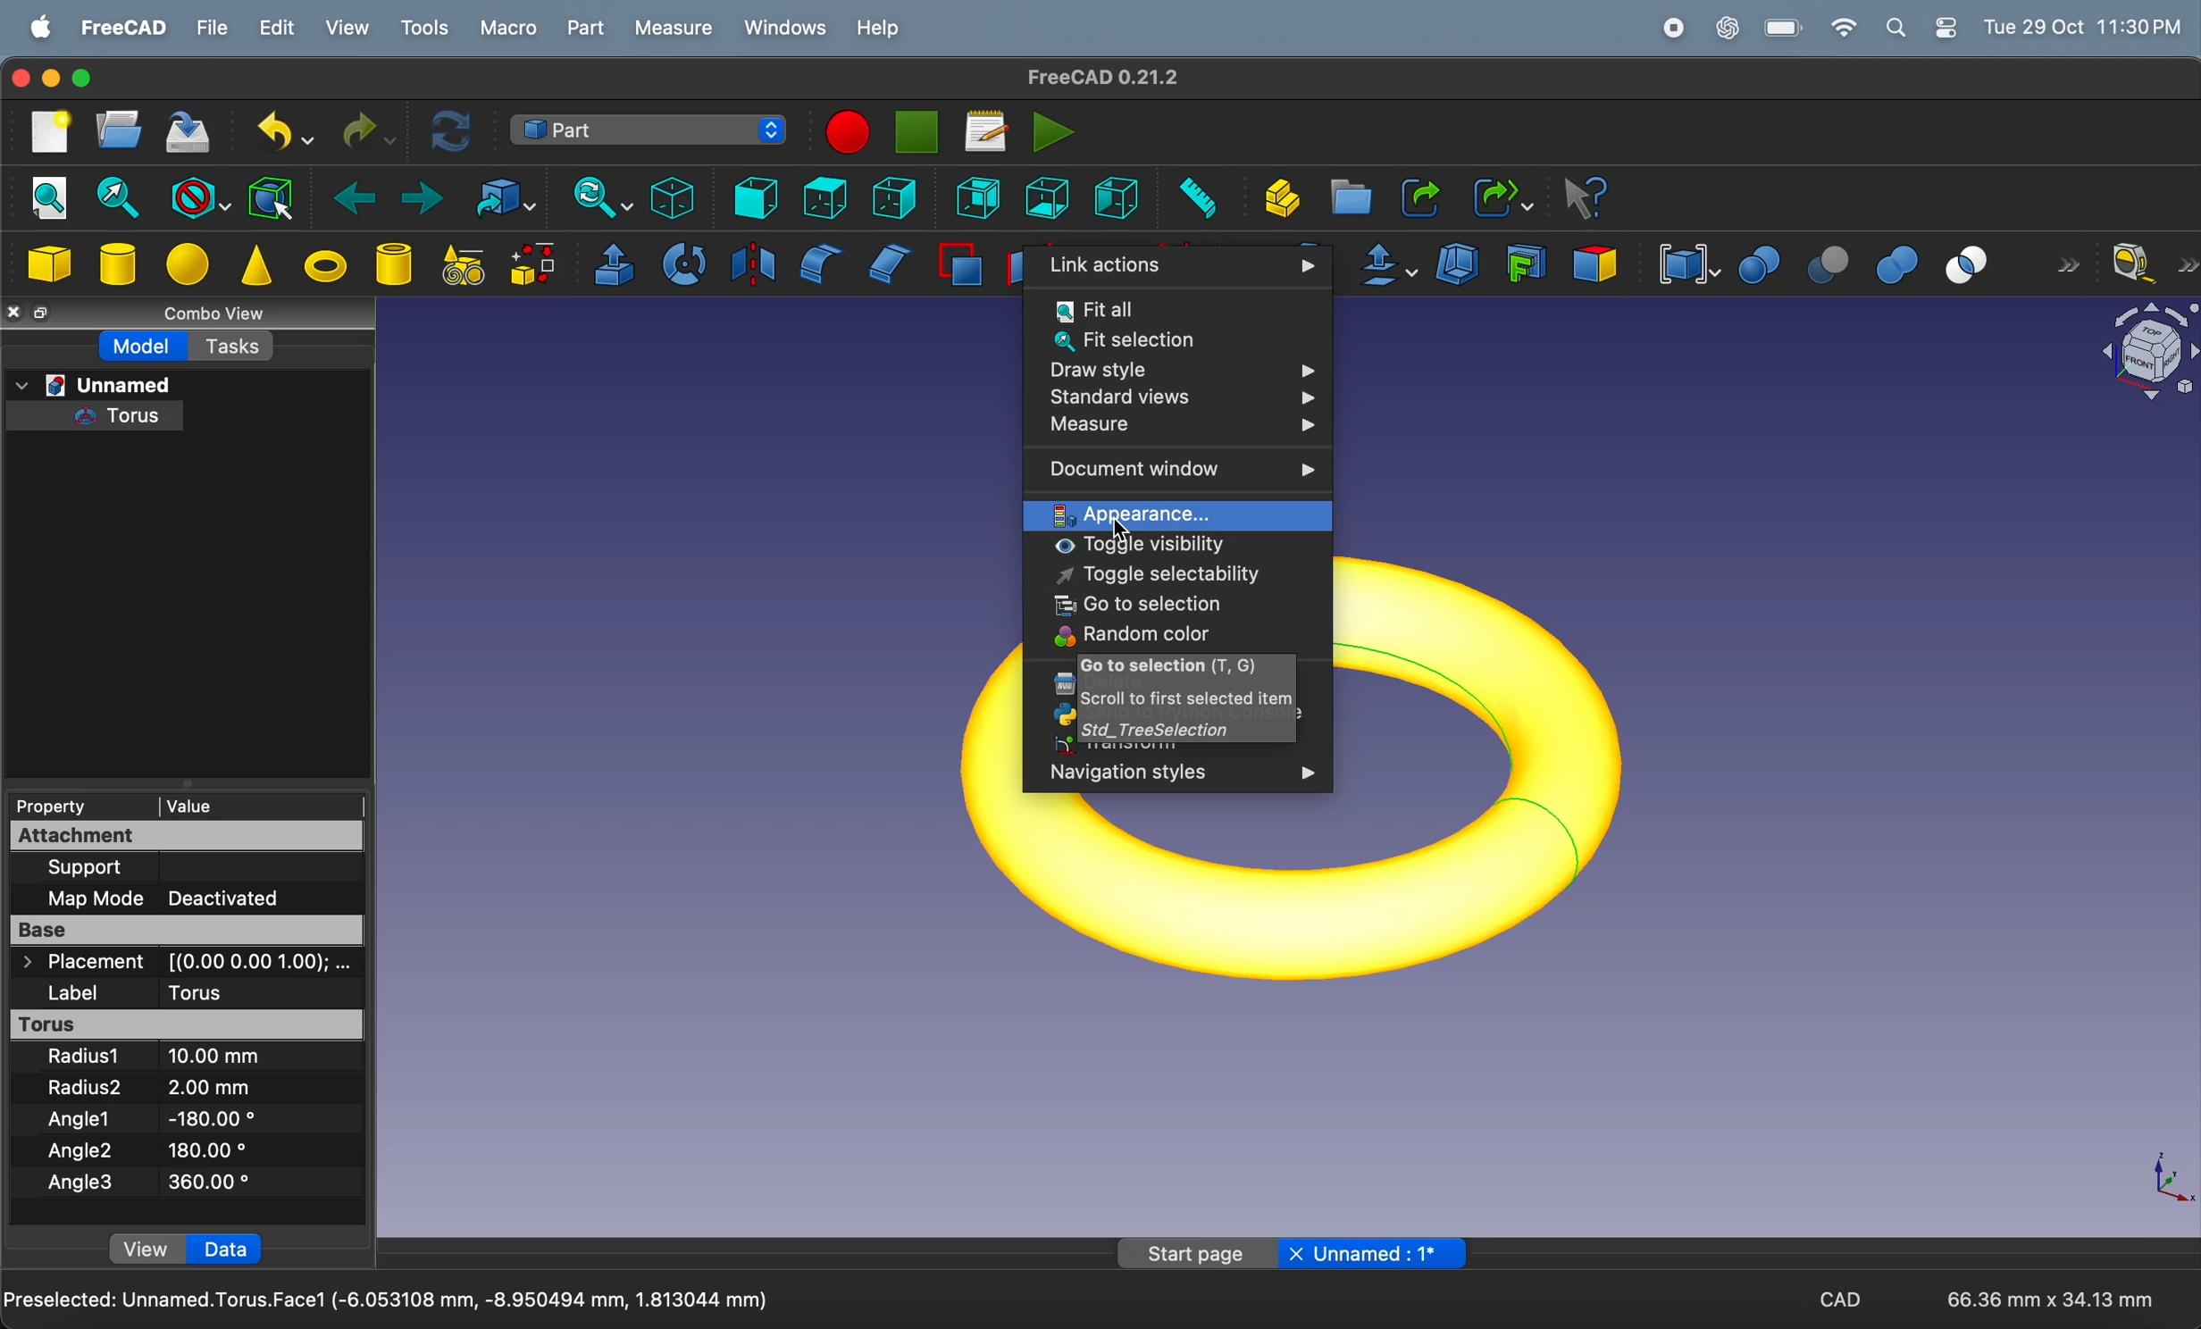 The height and width of the screenshot is (1329, 2201). What do you see at coordinates (256, 807) in the screenshot?
I see `value` at bounding box center [256, 807].